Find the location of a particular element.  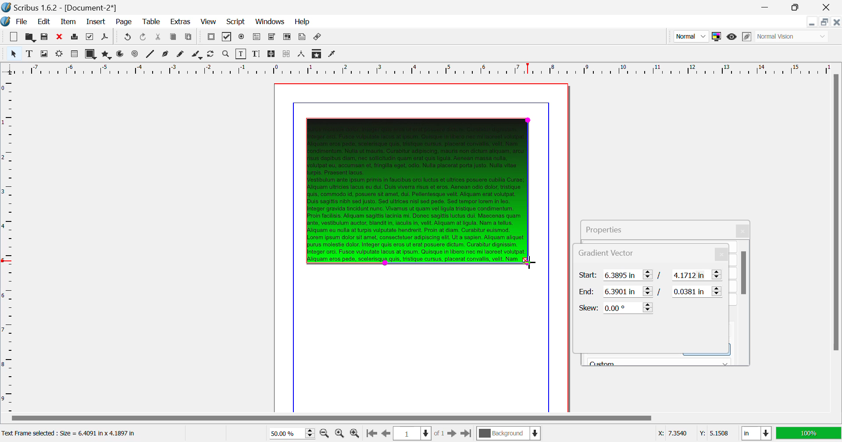

Edit in Preview Mode is located at coordinates (748, 37).